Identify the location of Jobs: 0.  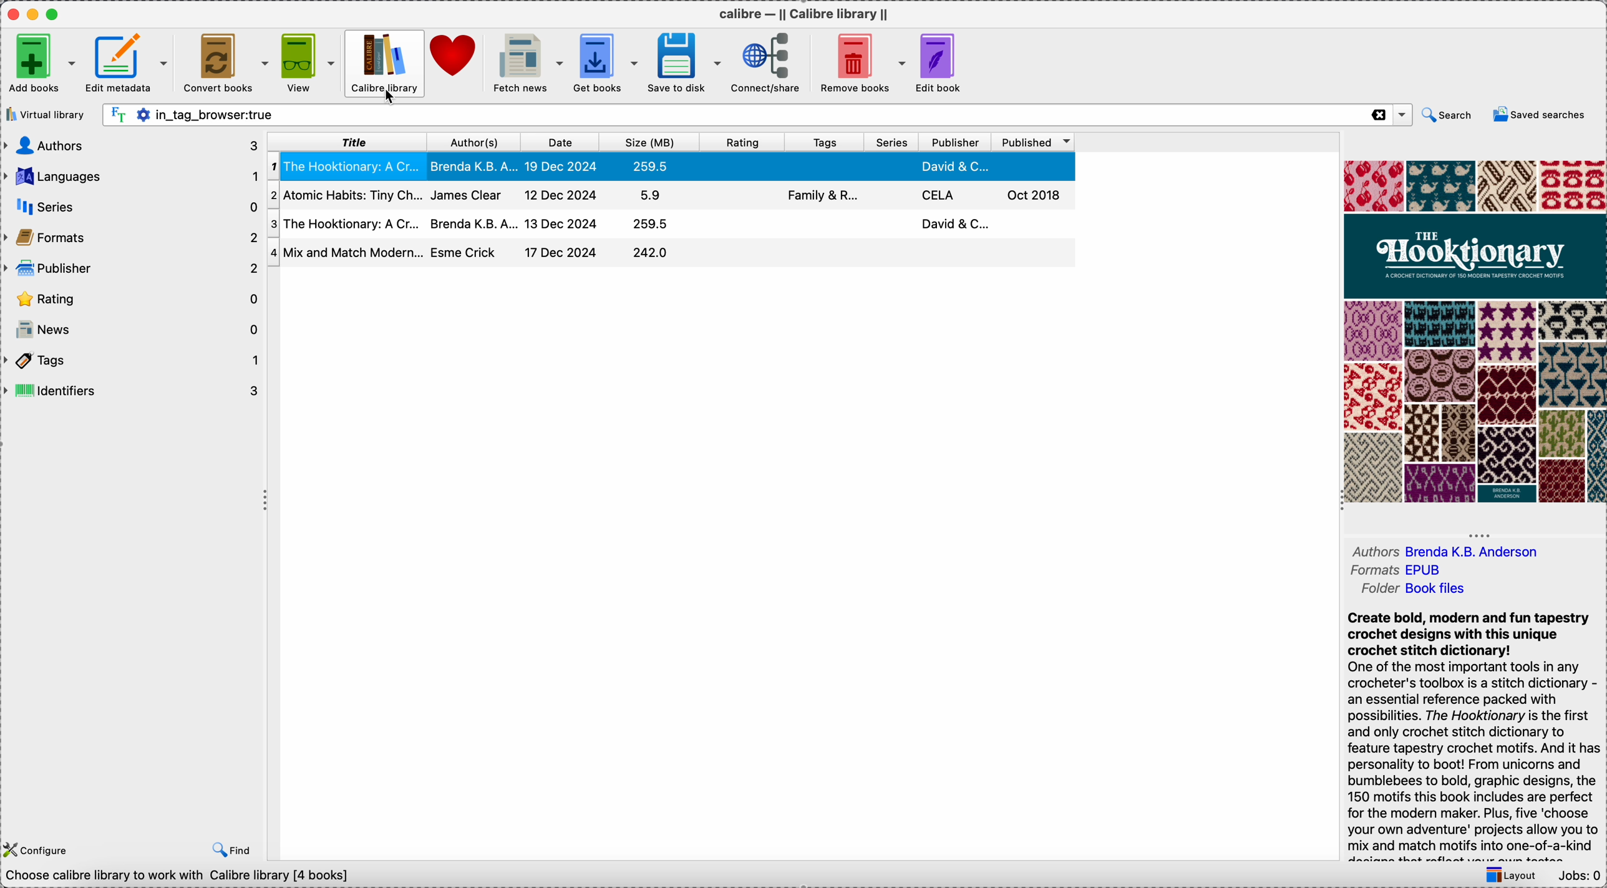
(1580, 876).